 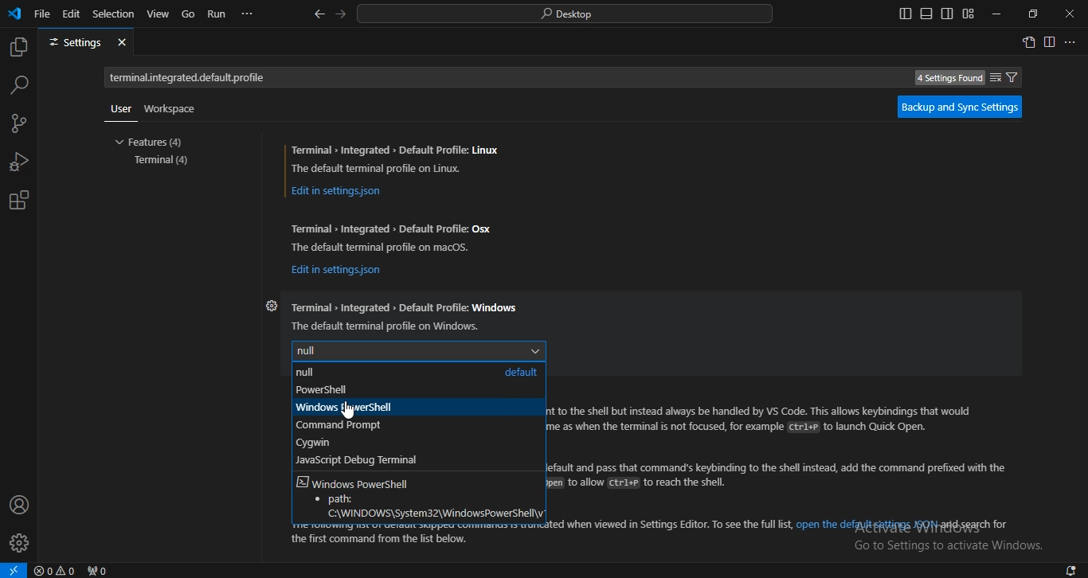 I want to click on Terminal Integrated > Default Profile: Windows
The default terminal profile on Windows., so click(x=405, y=314).